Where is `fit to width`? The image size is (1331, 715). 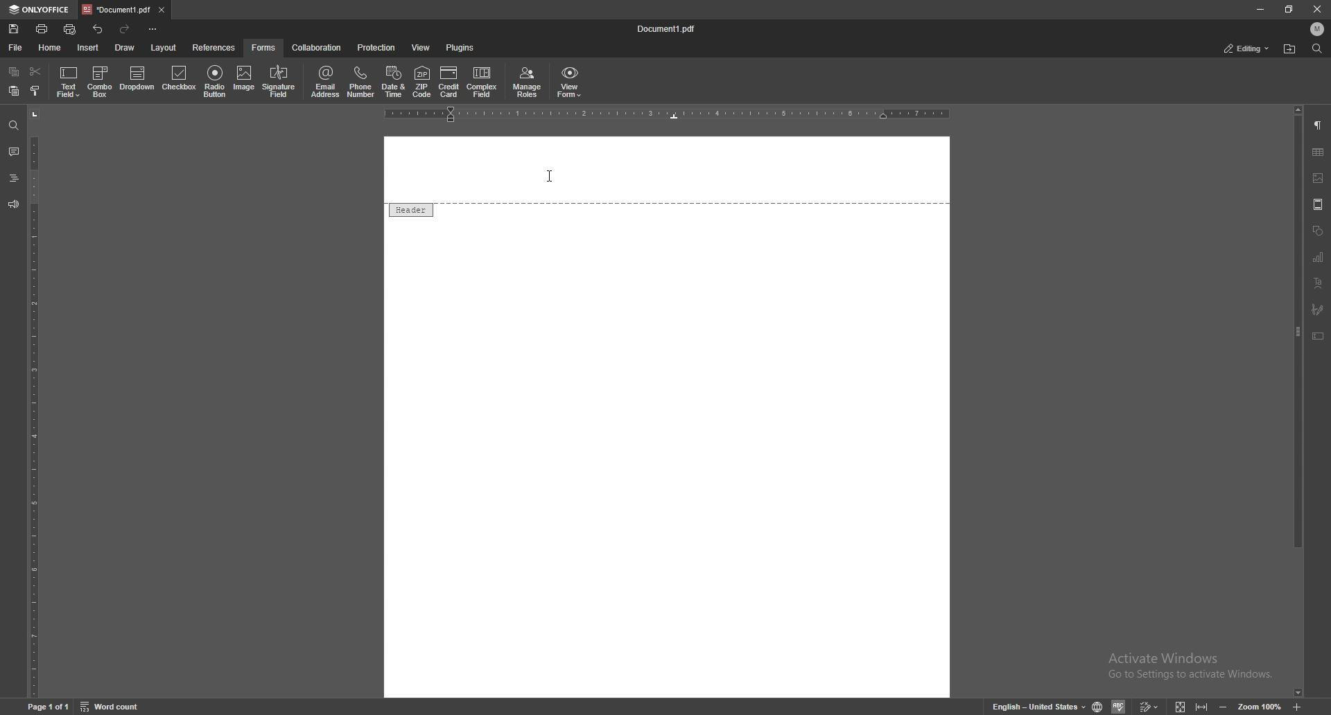
fit to width is located at coordinates (1202, 707).